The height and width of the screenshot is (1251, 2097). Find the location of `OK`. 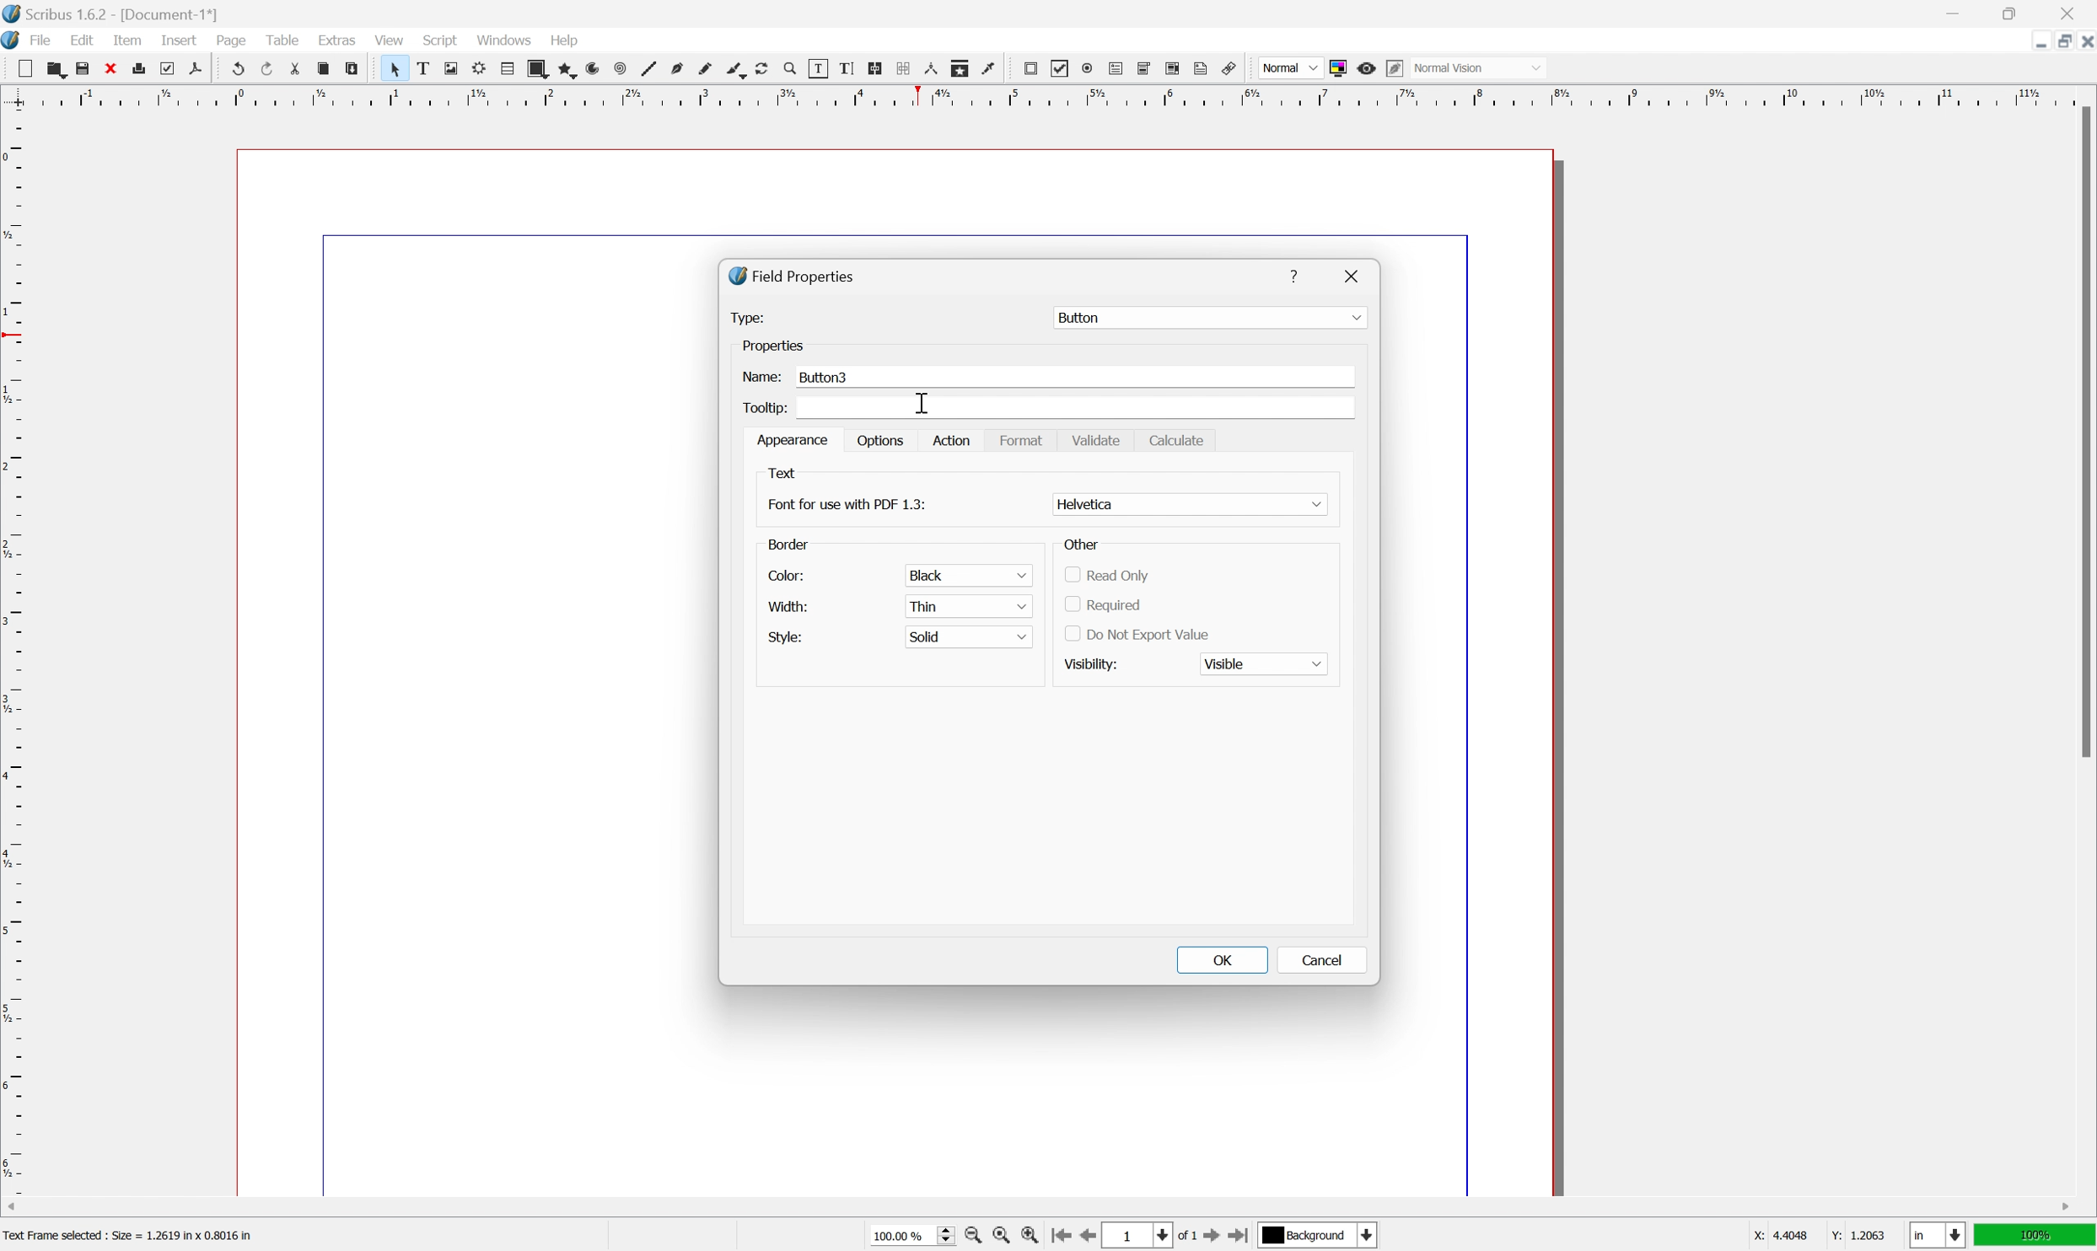

OK is located at coordinates (1226, 958).